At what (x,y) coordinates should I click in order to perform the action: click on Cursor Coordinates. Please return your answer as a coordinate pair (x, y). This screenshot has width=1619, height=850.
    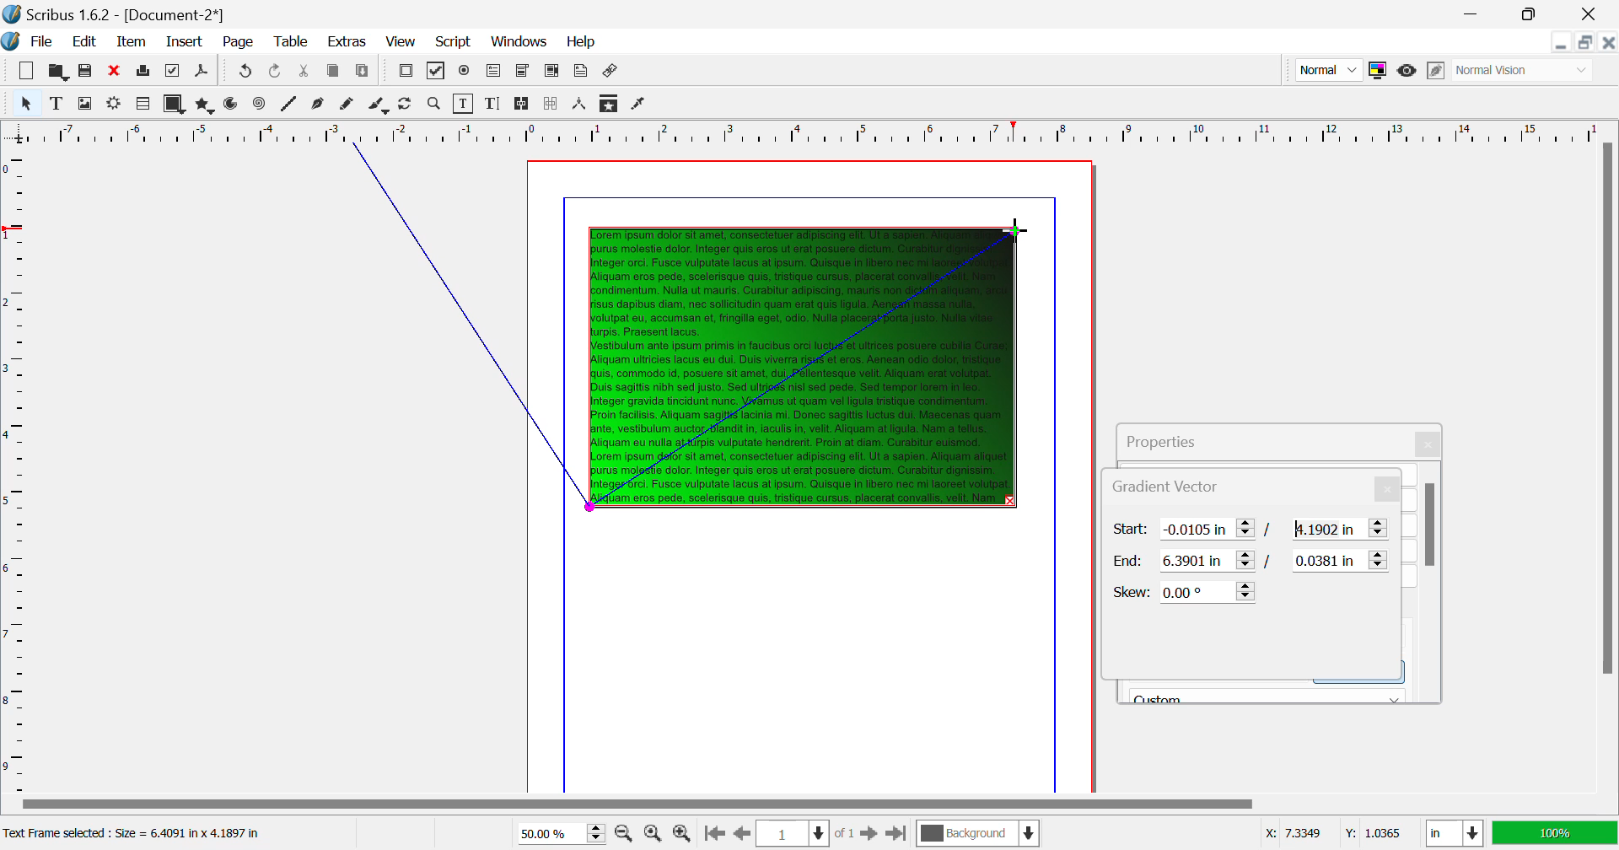
    Looking at the image, I should click on (1332, 834).